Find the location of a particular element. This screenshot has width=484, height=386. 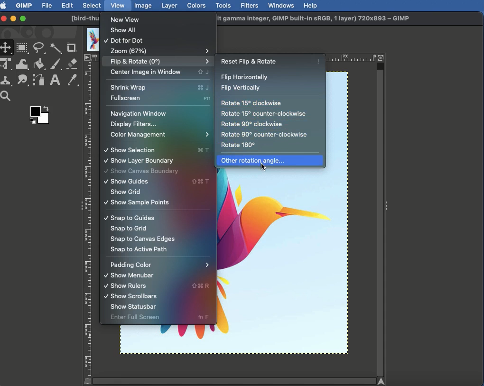

Dot for dot is located at coordinates (126, 41).